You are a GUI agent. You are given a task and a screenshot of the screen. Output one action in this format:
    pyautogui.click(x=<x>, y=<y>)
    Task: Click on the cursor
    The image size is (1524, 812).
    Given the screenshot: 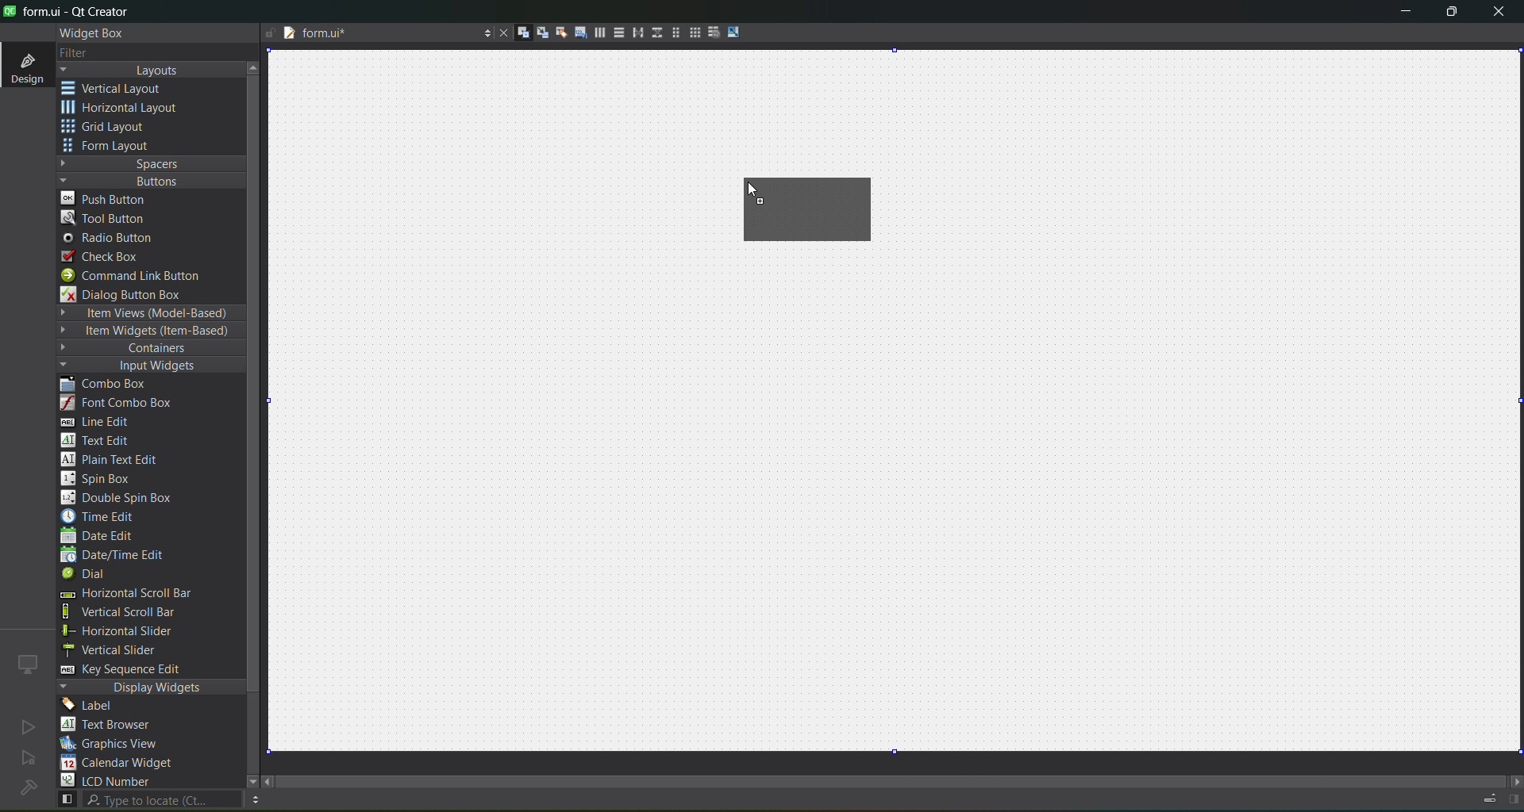 What is the action you would take?
    pyautogui.click(x=749, y=178)
    